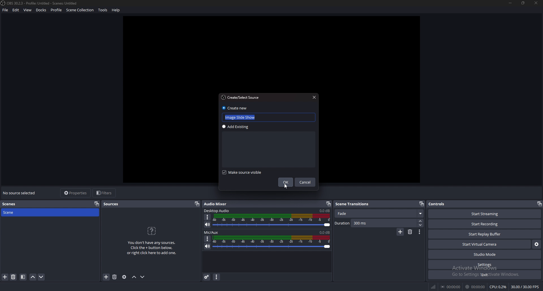  I want to click on all good, so click(275, 52).